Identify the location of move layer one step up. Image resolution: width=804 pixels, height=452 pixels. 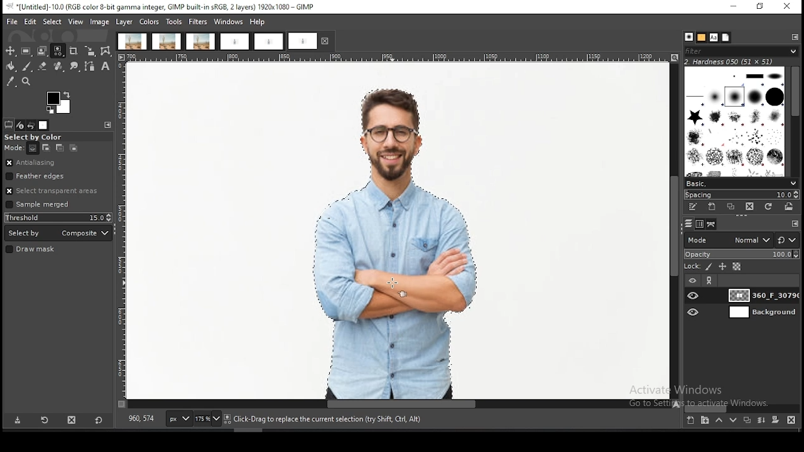
(719, 420).